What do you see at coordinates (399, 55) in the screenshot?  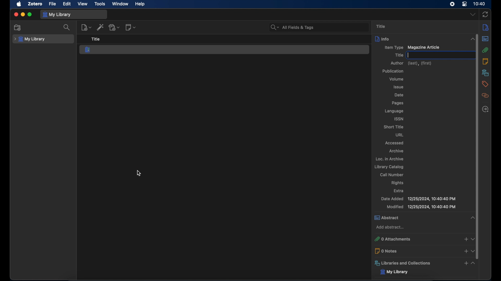 I see `title` at bounding box center [399, 55].